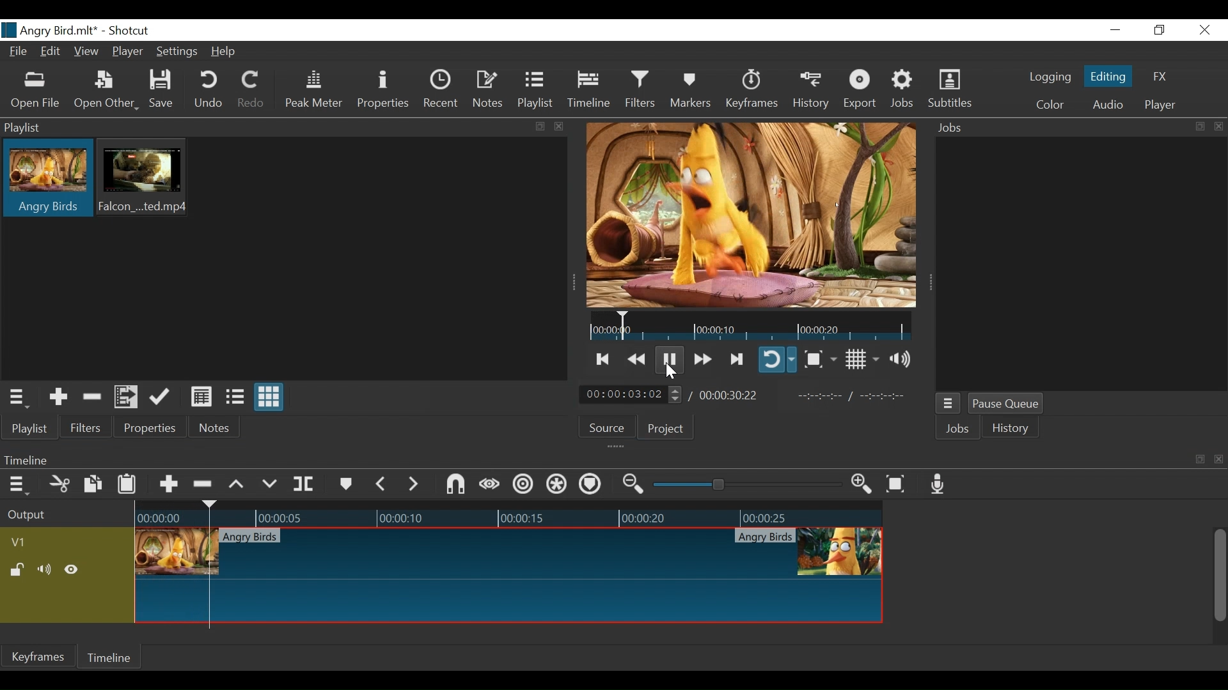 The image size is (1228, 690). What do you see at coordinates (813, 91) in the screenshot?
I see `History` at bounding box center [813, 91].